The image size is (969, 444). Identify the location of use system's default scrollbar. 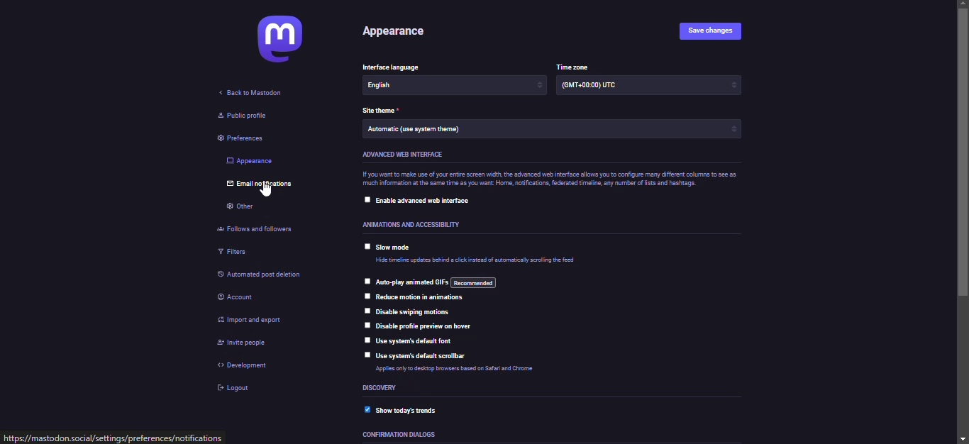
(423, 356).